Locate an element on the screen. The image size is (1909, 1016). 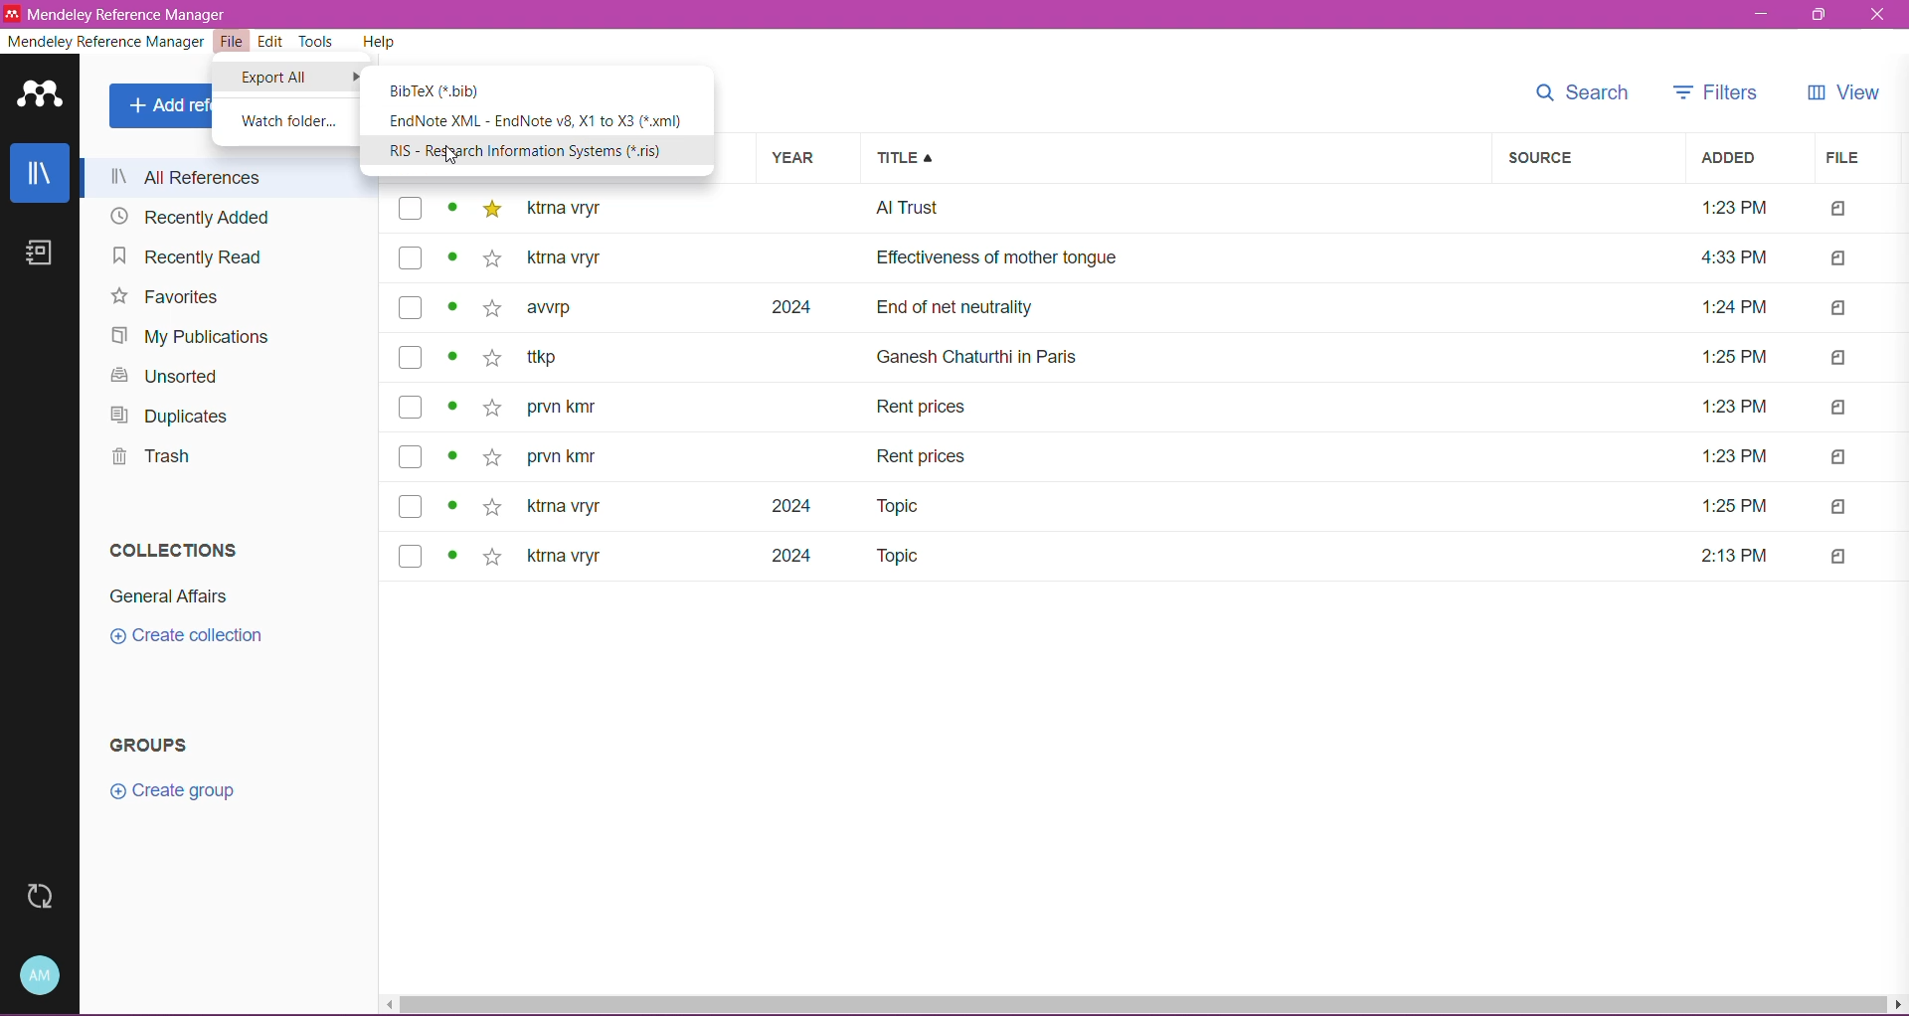
Click to Create Collection is located at coordinates (188, 638).